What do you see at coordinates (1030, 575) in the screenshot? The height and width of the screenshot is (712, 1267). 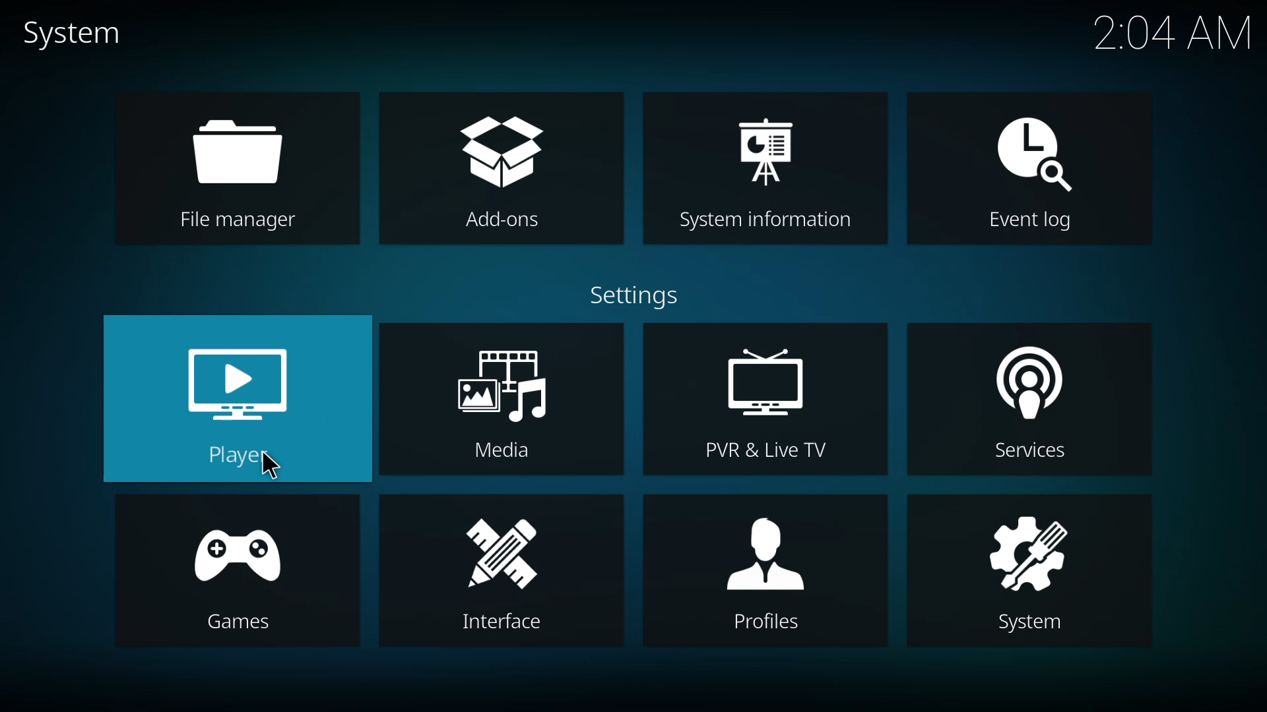 I see `system` at bounding box center [1030, 575].